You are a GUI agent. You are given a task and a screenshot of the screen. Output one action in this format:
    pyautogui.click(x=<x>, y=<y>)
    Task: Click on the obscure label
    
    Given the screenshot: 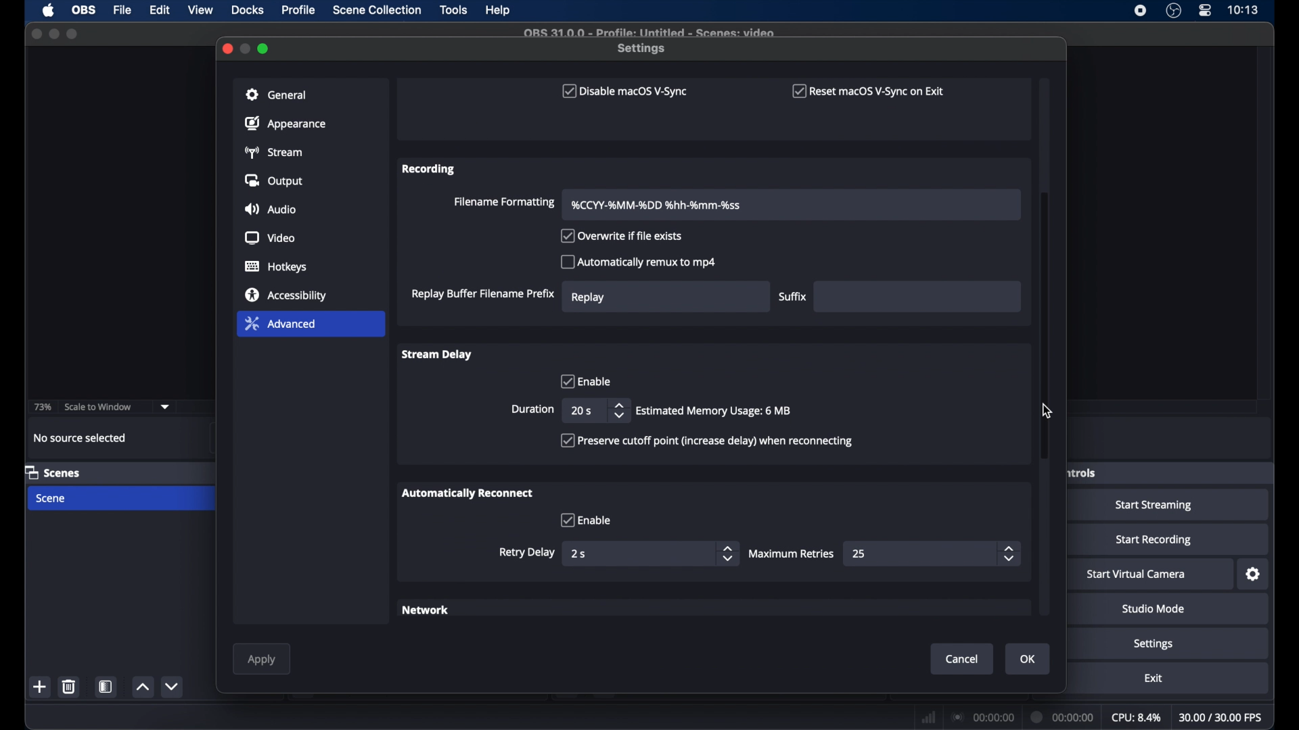 What is the action you would take?
    pyautogui.click(x=1080, y=472)
    